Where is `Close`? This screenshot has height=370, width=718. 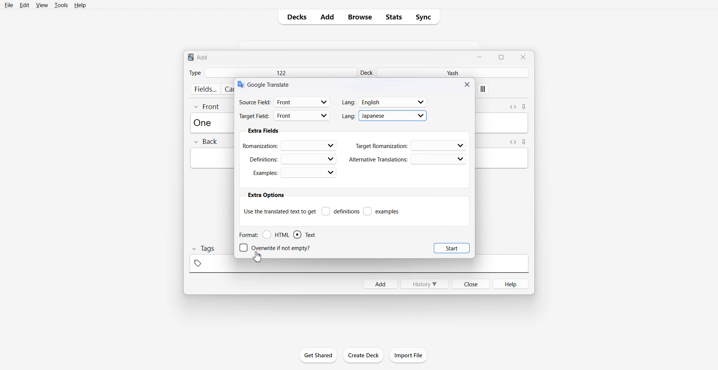
Close is located at coordinates (470, 283).